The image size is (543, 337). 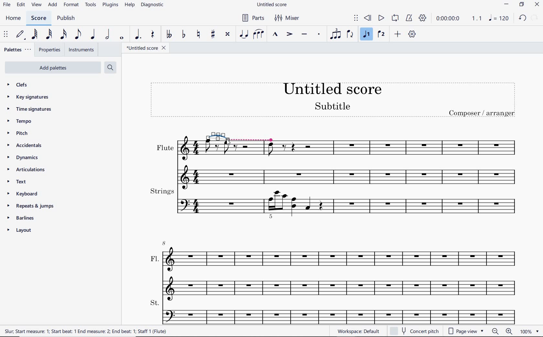 I want to click on workplace: default, so click(x=360, y=332).